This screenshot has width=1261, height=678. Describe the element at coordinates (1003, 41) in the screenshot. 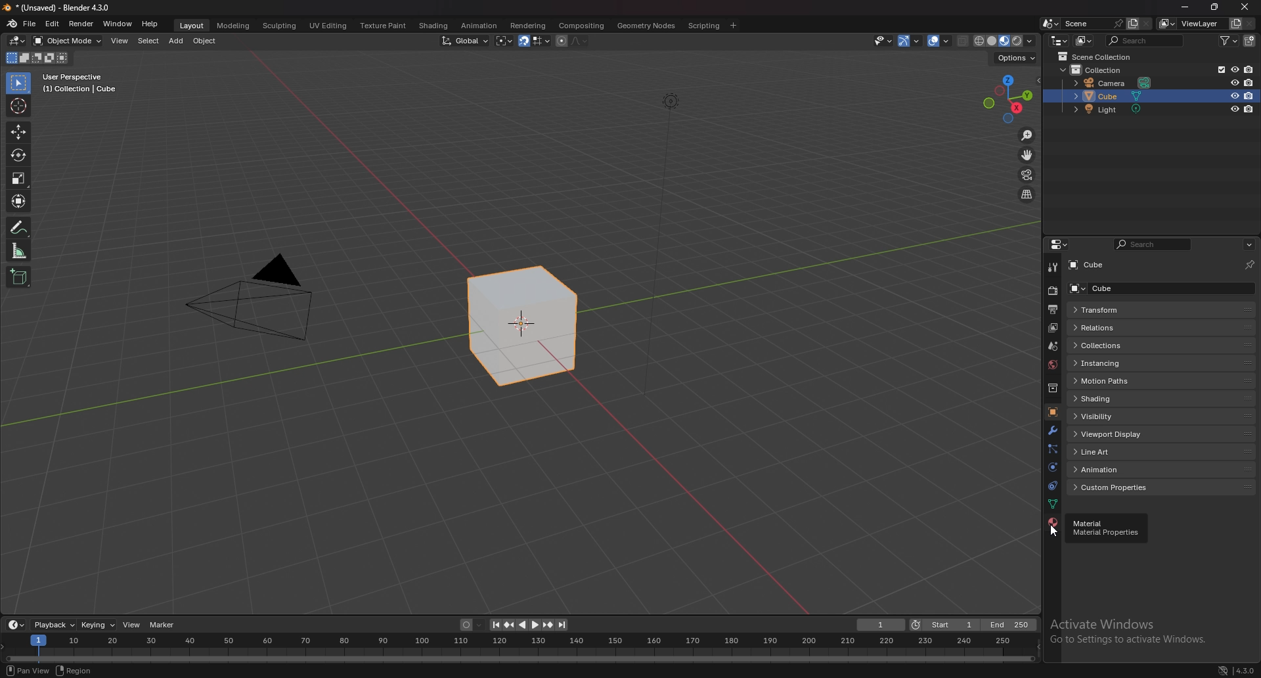

I see `viewport shading` at that location.